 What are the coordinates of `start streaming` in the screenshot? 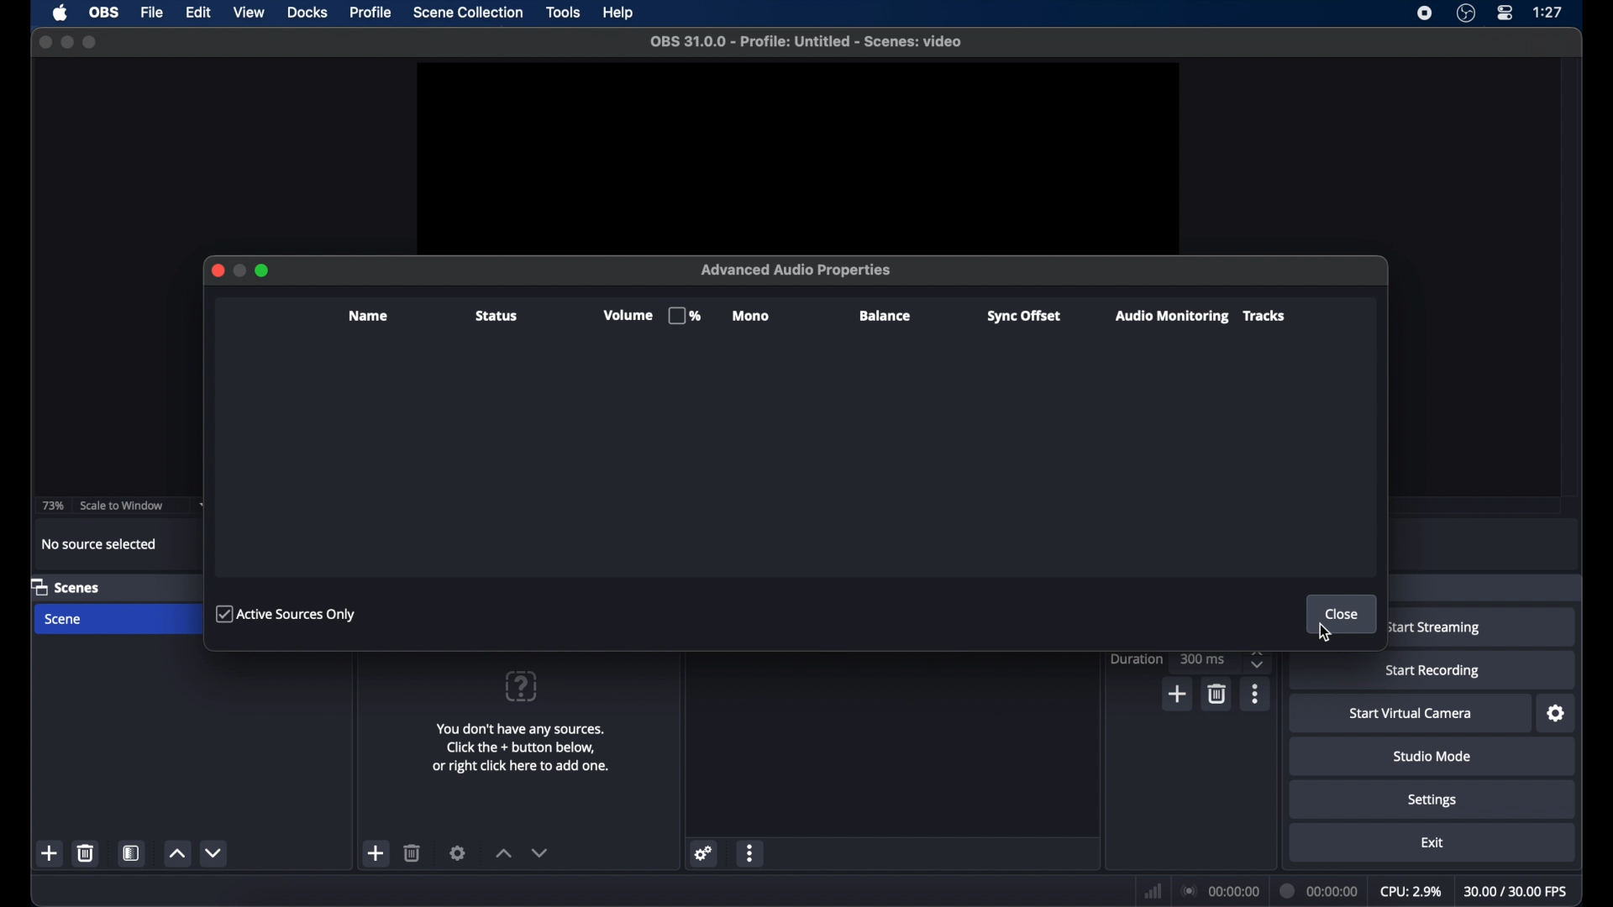 It's located at (1433, 628).